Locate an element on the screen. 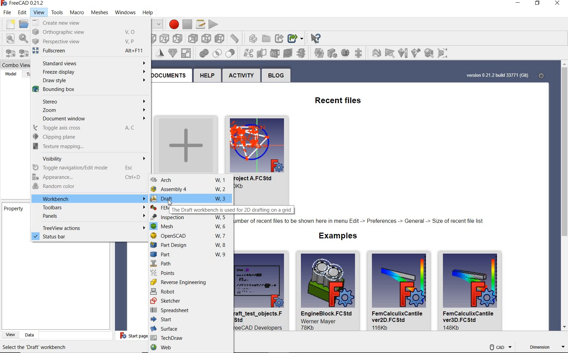 The height and width of the screenshot is (353, 568). techdraw is located at coordinates (190, 338).